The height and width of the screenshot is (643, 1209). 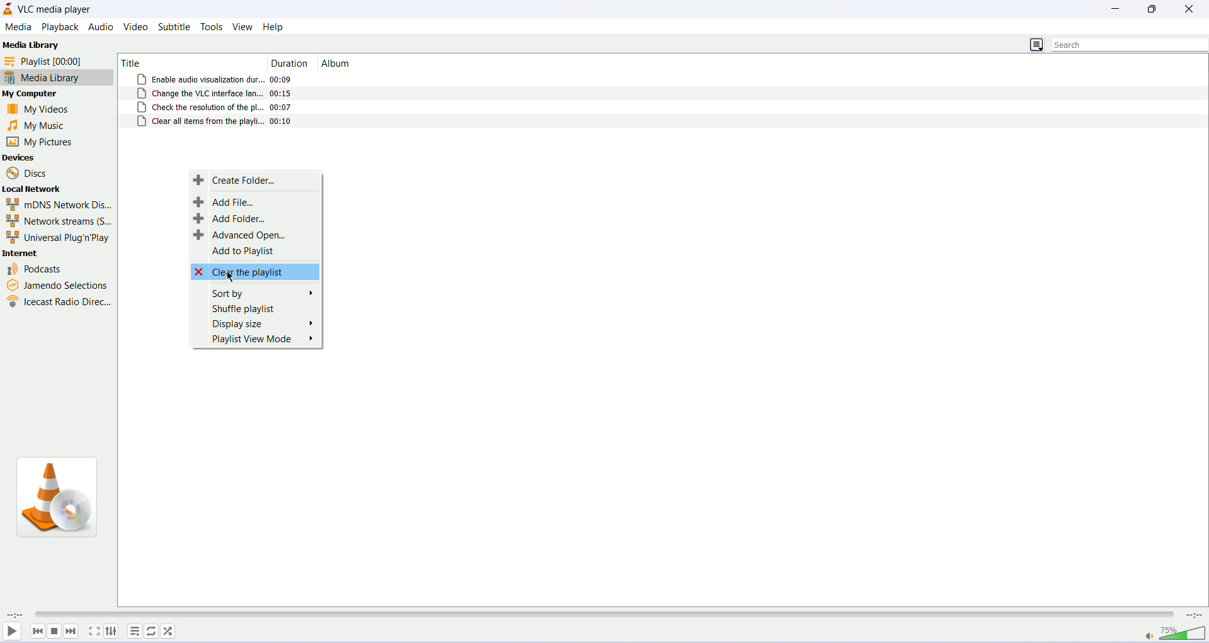 I want to click on Disc, so click(x=28, y=172).